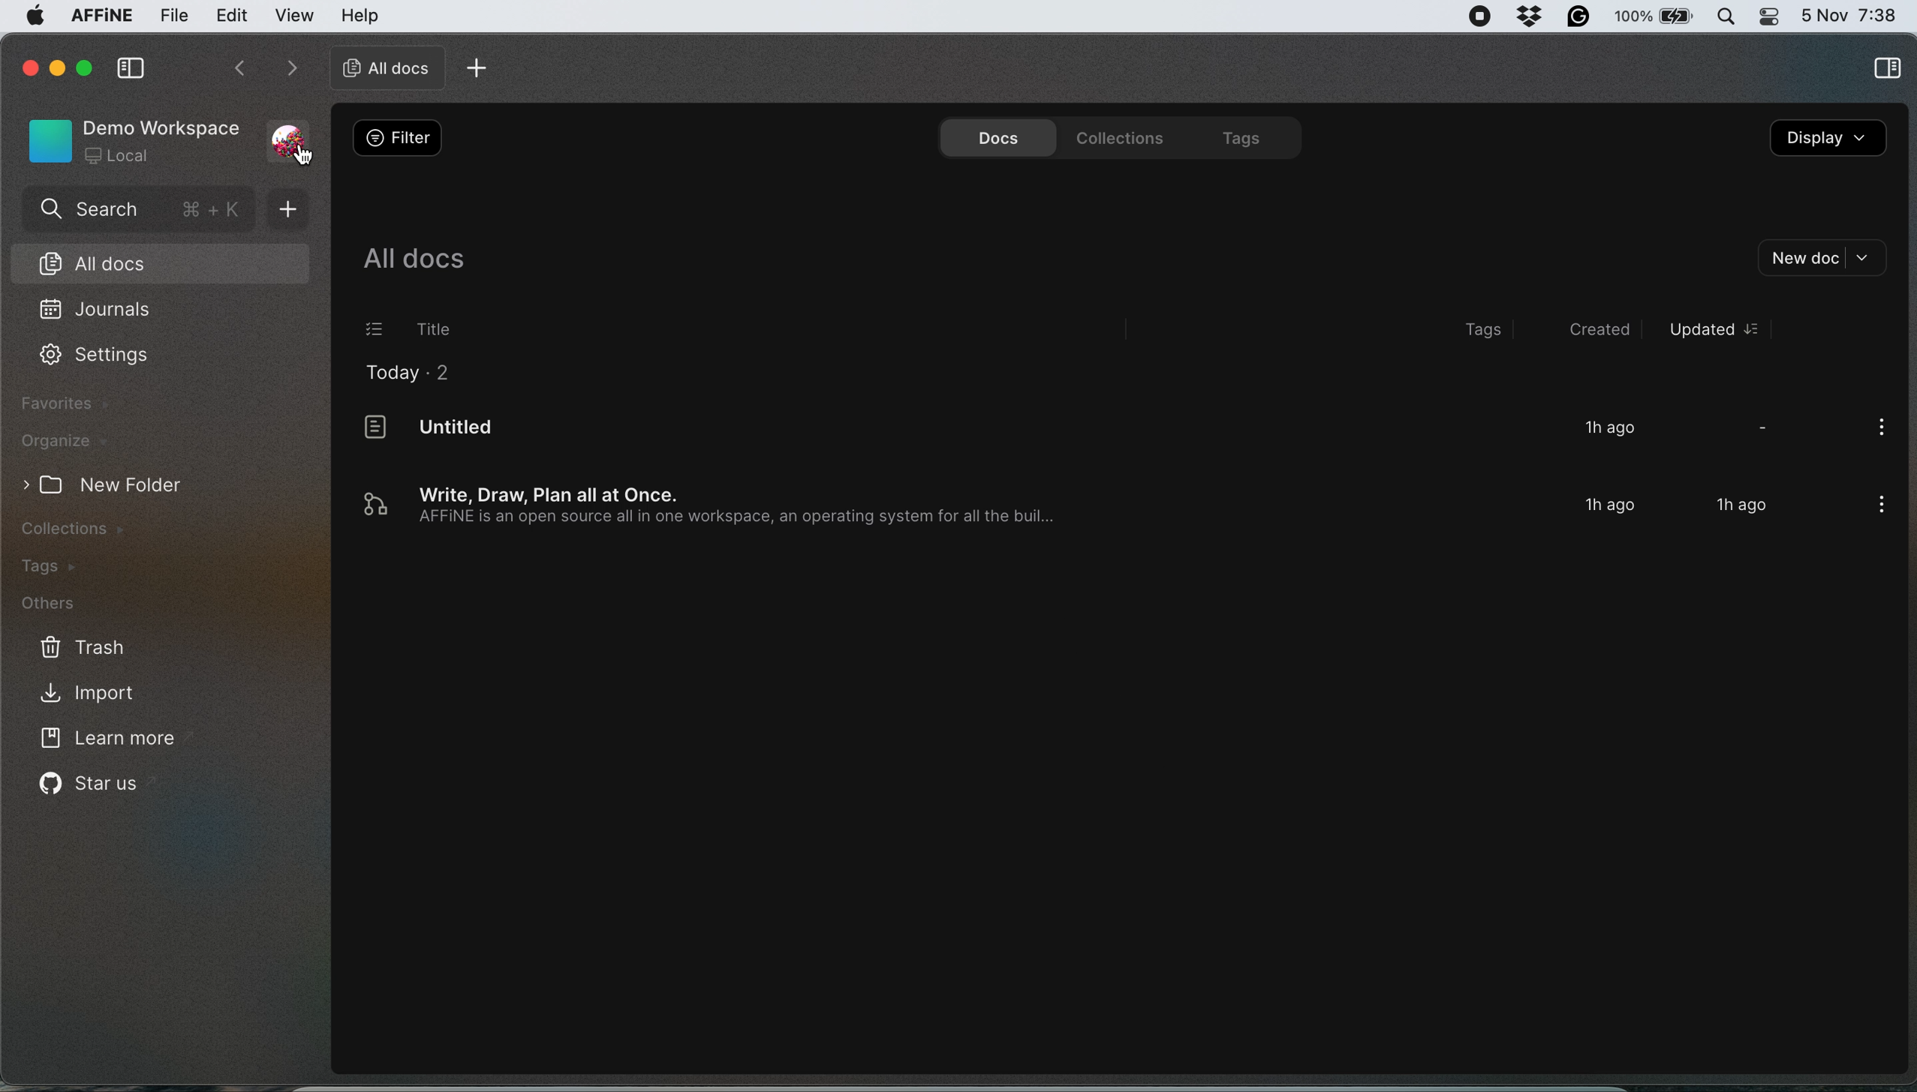  I want to click on grammarly, so click(1581, 17).